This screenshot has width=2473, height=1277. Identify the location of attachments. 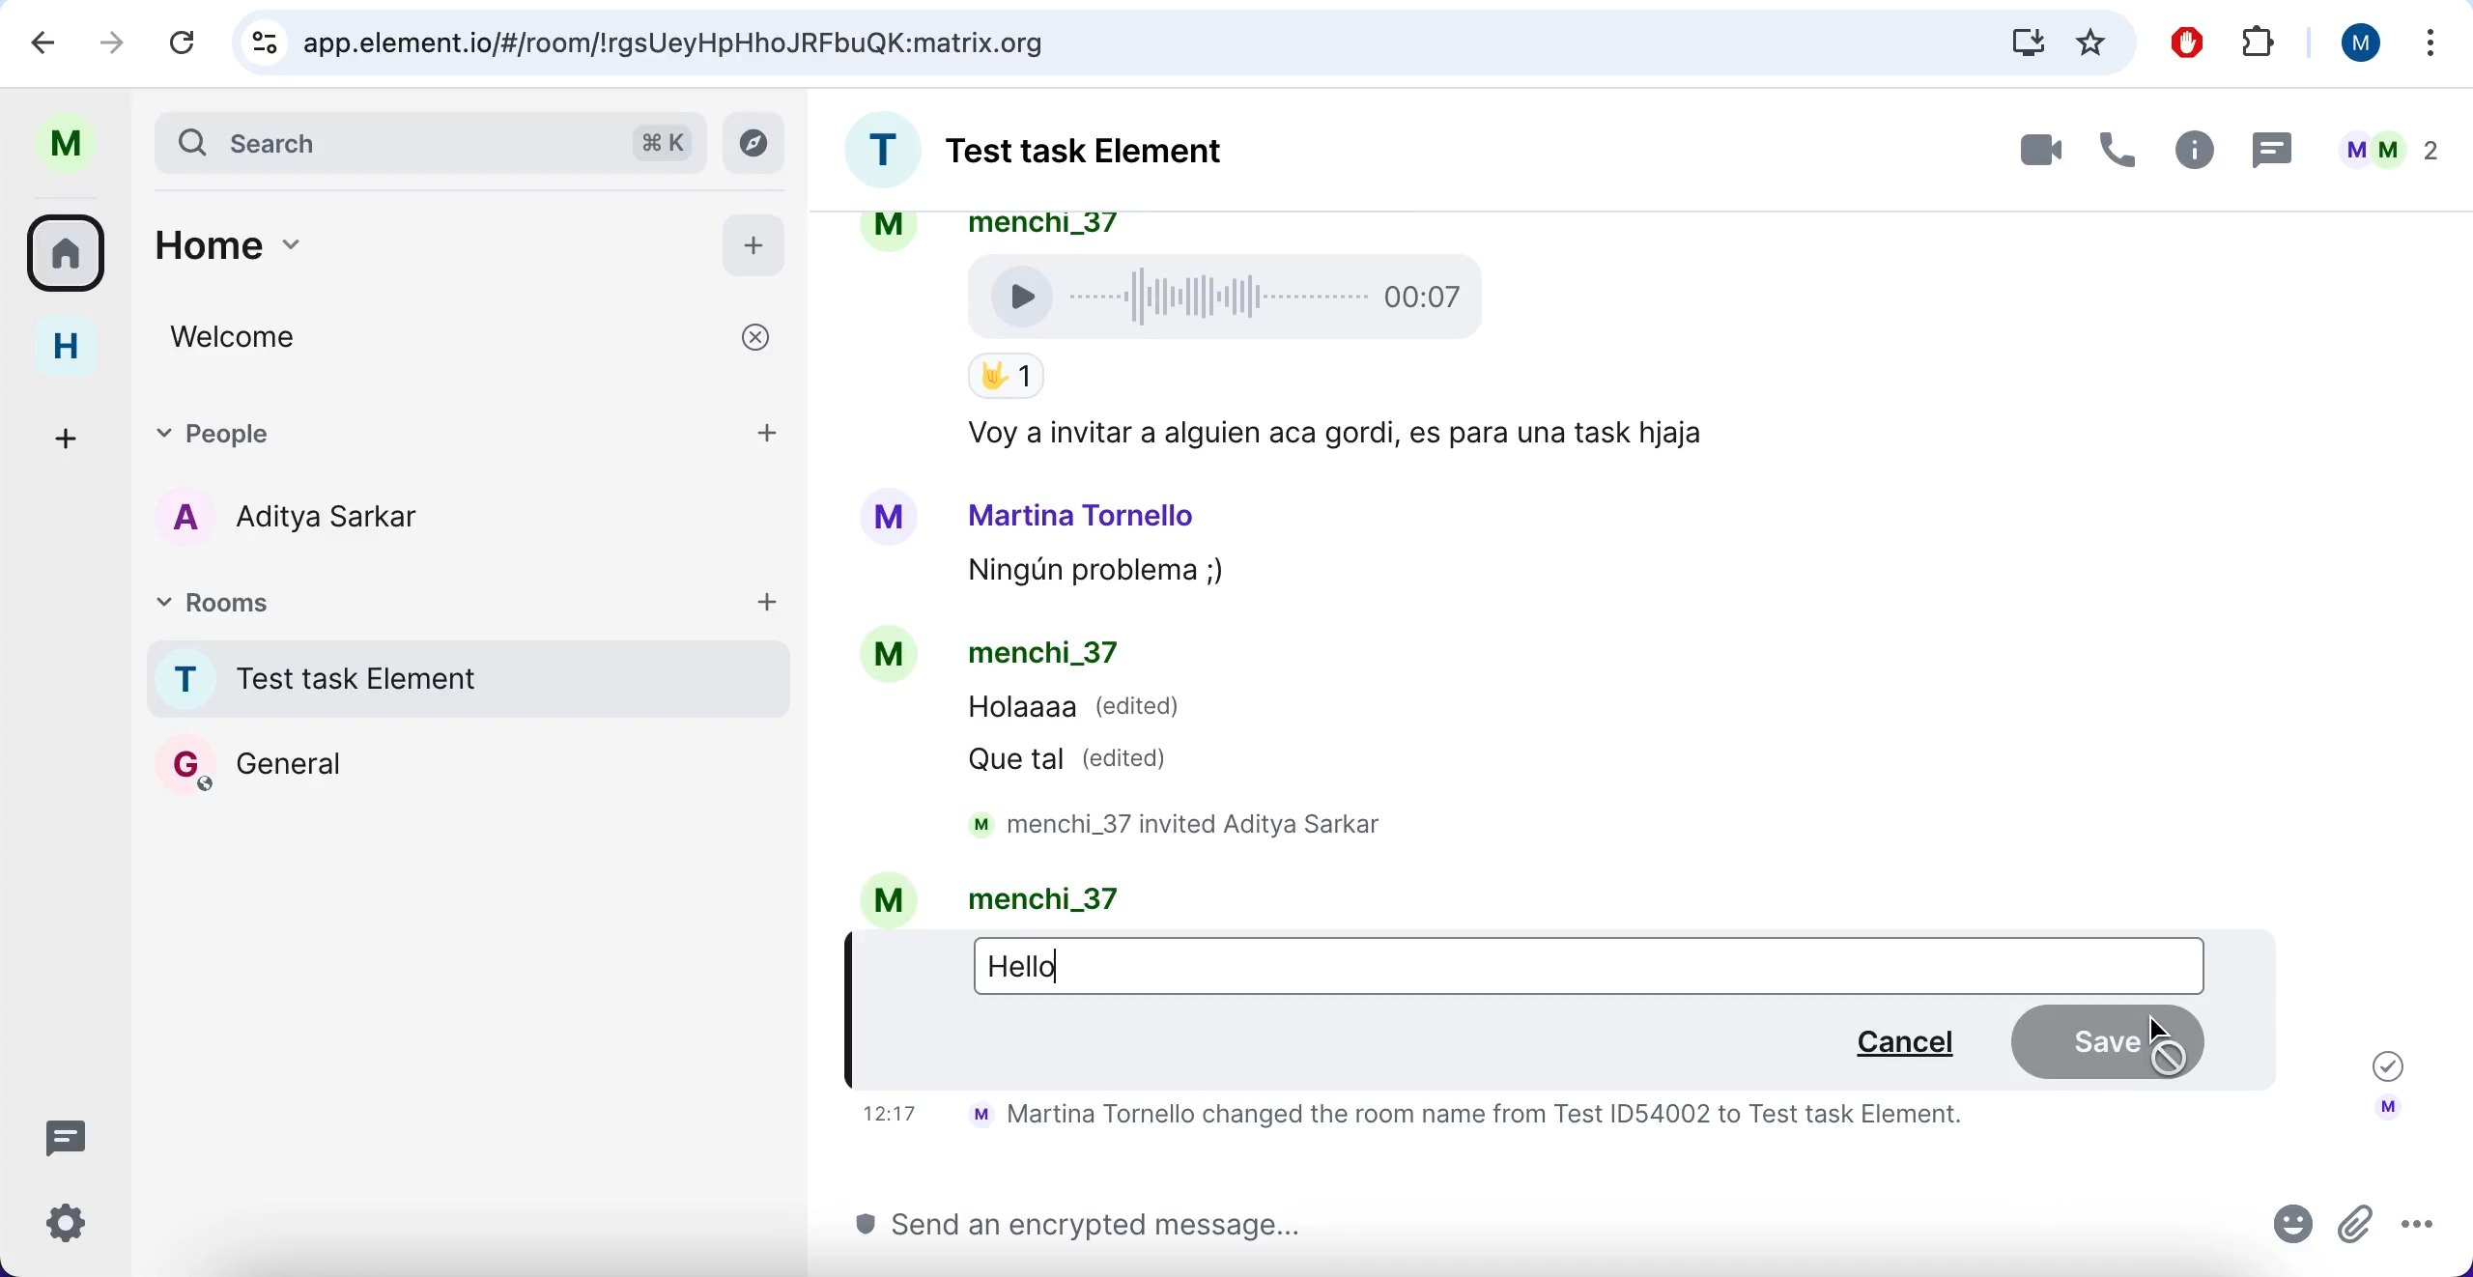
(2355, 1235).